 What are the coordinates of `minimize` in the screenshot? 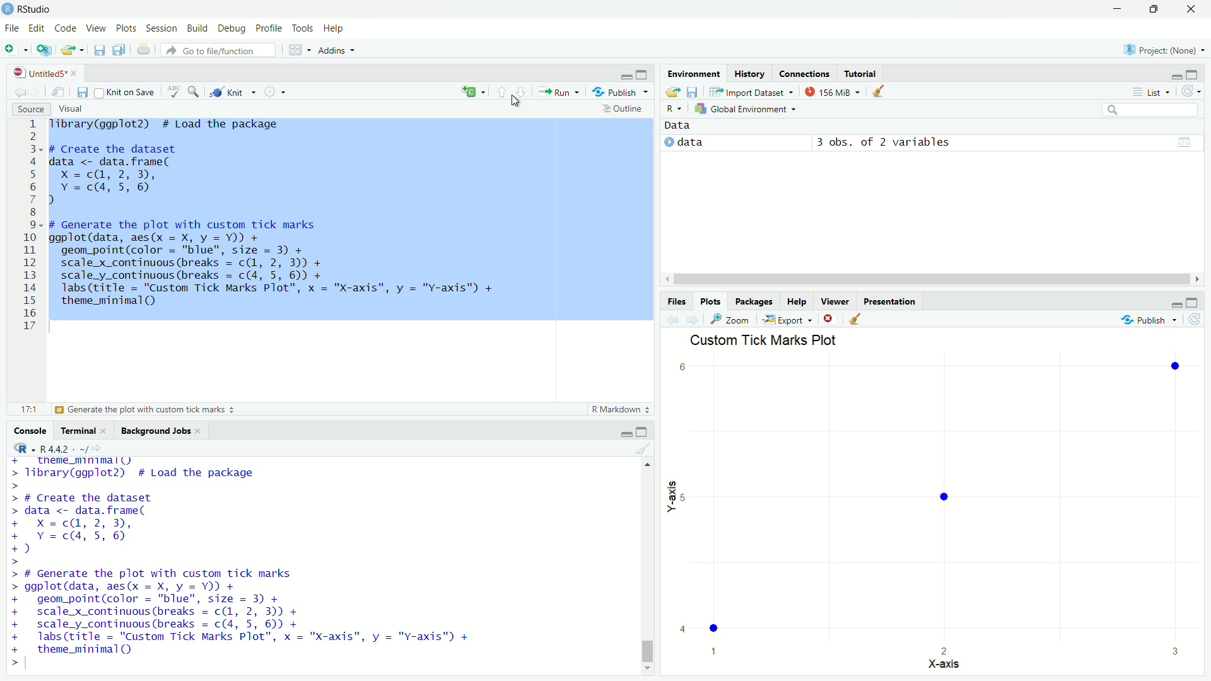 It's located at (619, 431).